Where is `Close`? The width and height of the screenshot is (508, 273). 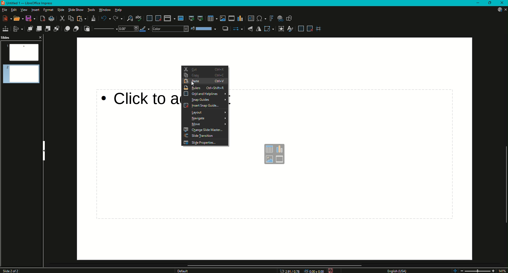
Close is located at coordinates (40, 37).